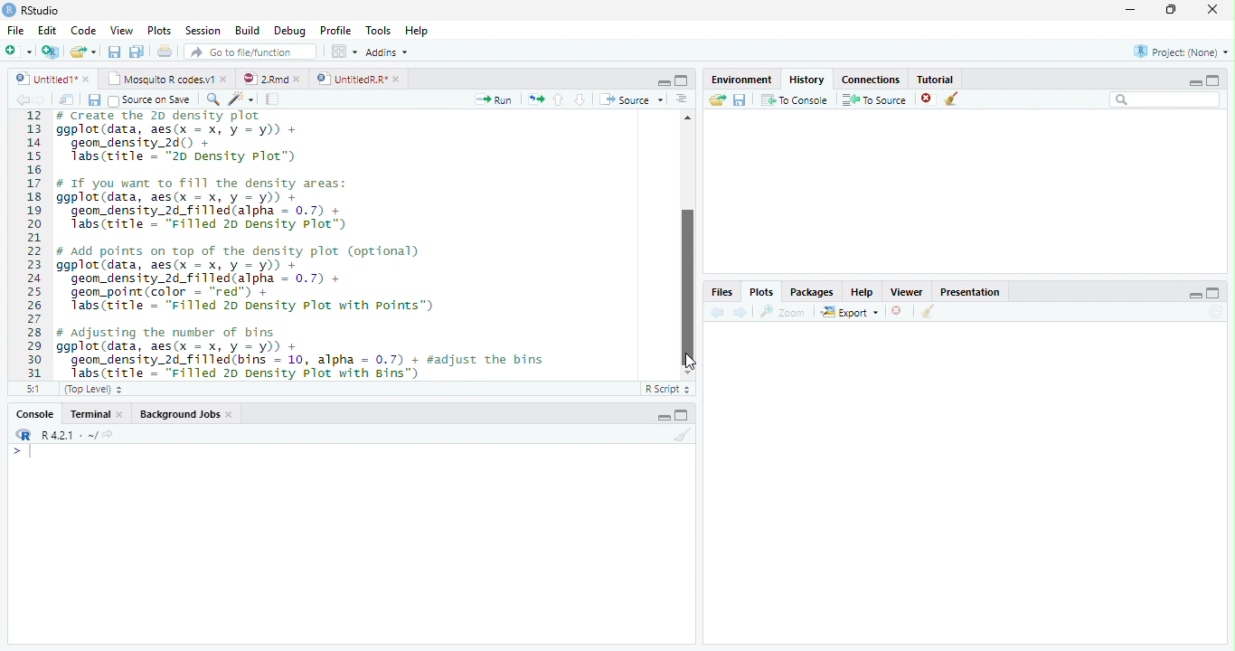 The height and width of the screenshot is (651, 1235). I want to click on re-run the previous code, so click(535, 99).